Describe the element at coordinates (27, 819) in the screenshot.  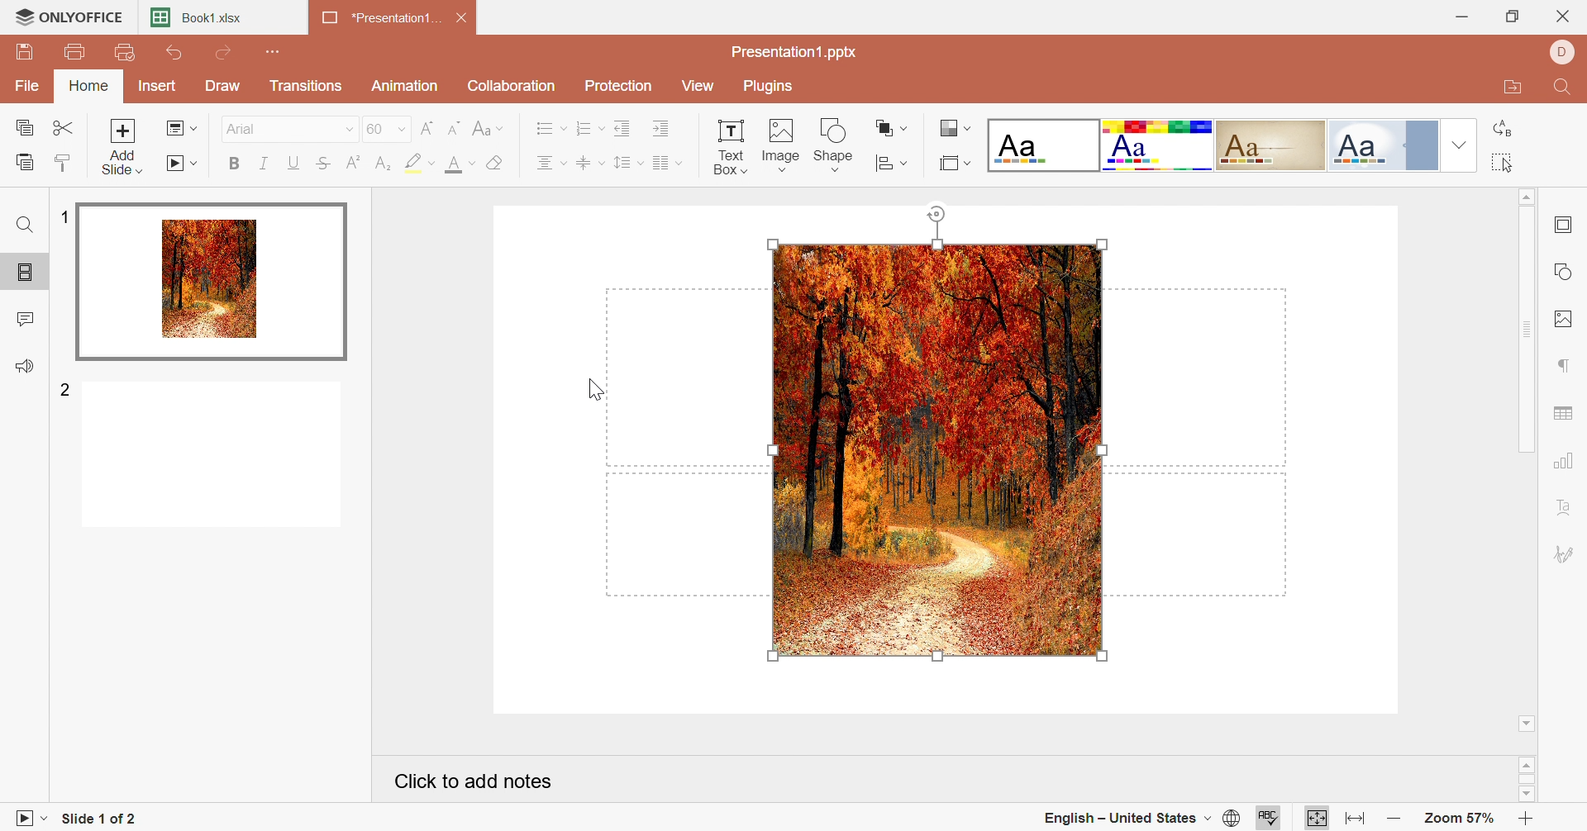
I see `Start slideshow` at that location.